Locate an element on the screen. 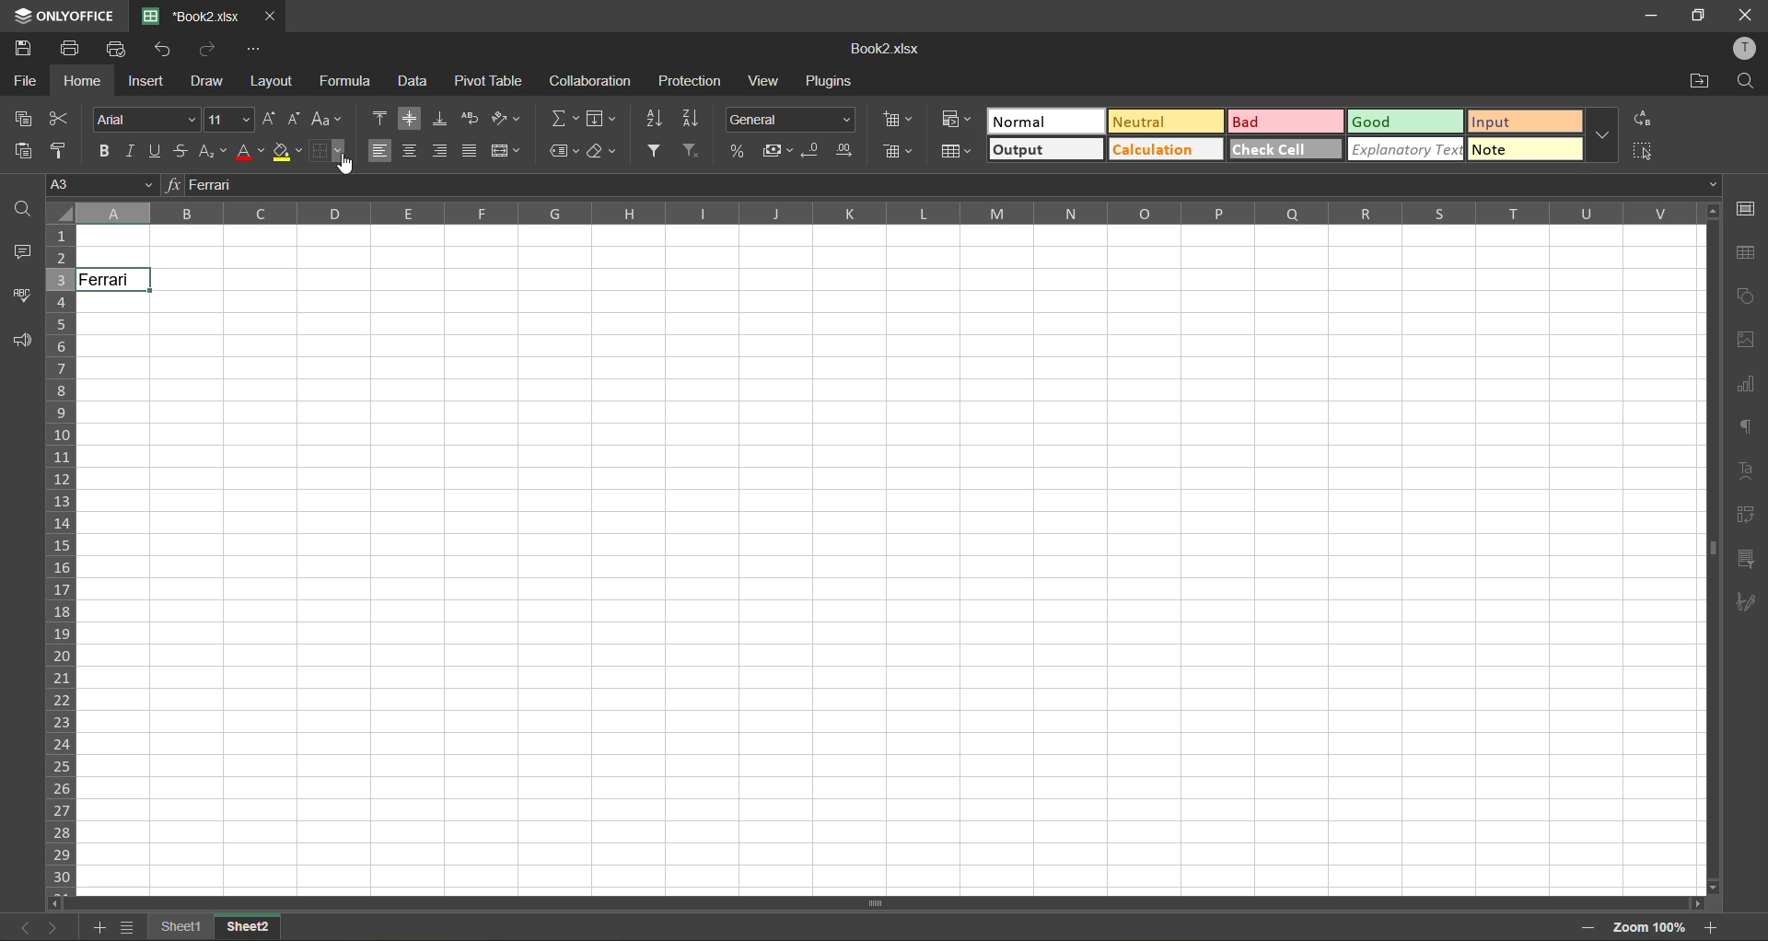 The height and width of the screenshot is (941, 1768). feedback is located at coordinates (21, 340).